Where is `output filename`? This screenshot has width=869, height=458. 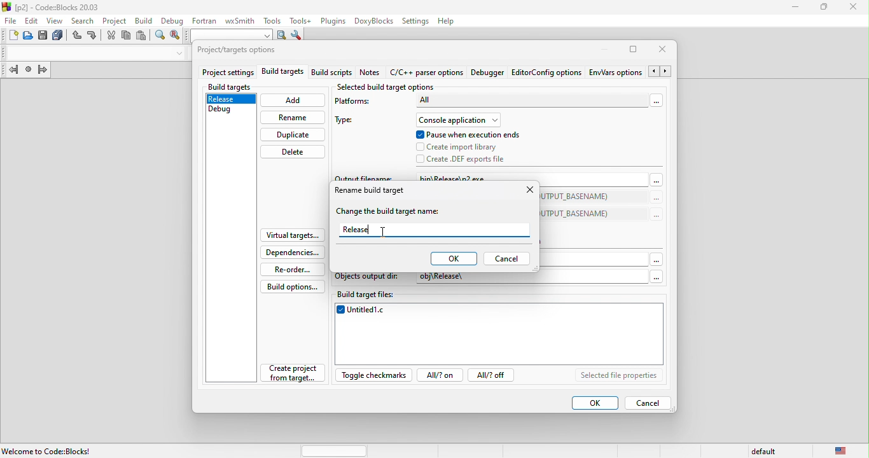 output filename is located at coordinates (364, 177).